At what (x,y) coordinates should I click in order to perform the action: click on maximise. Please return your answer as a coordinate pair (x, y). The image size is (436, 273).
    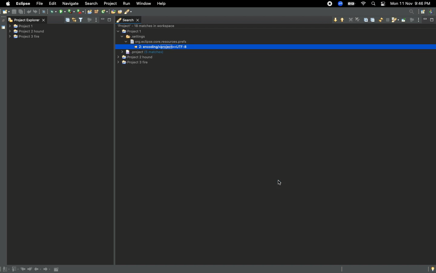
    Looking at the image, I should click on (431, 20).